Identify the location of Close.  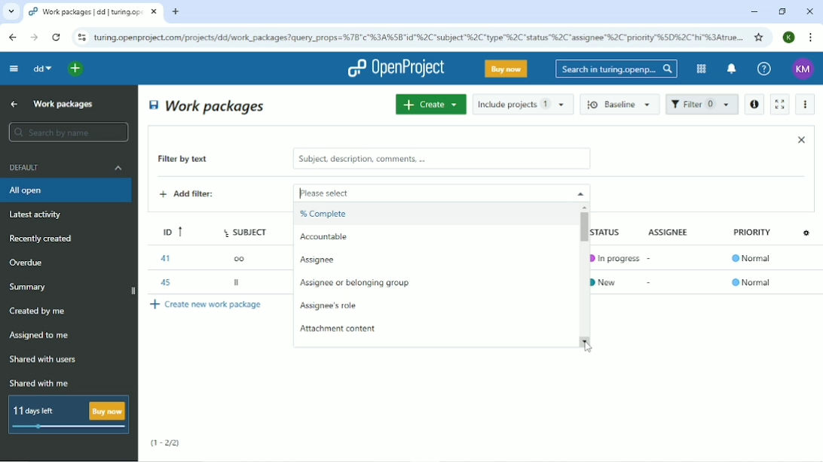
(801, 139).